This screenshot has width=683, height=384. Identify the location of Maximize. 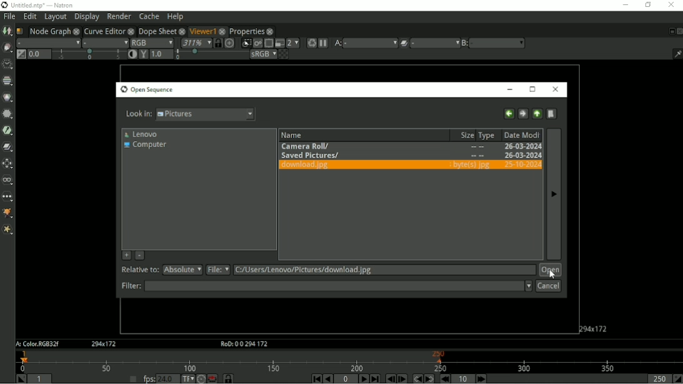
(533, 89).